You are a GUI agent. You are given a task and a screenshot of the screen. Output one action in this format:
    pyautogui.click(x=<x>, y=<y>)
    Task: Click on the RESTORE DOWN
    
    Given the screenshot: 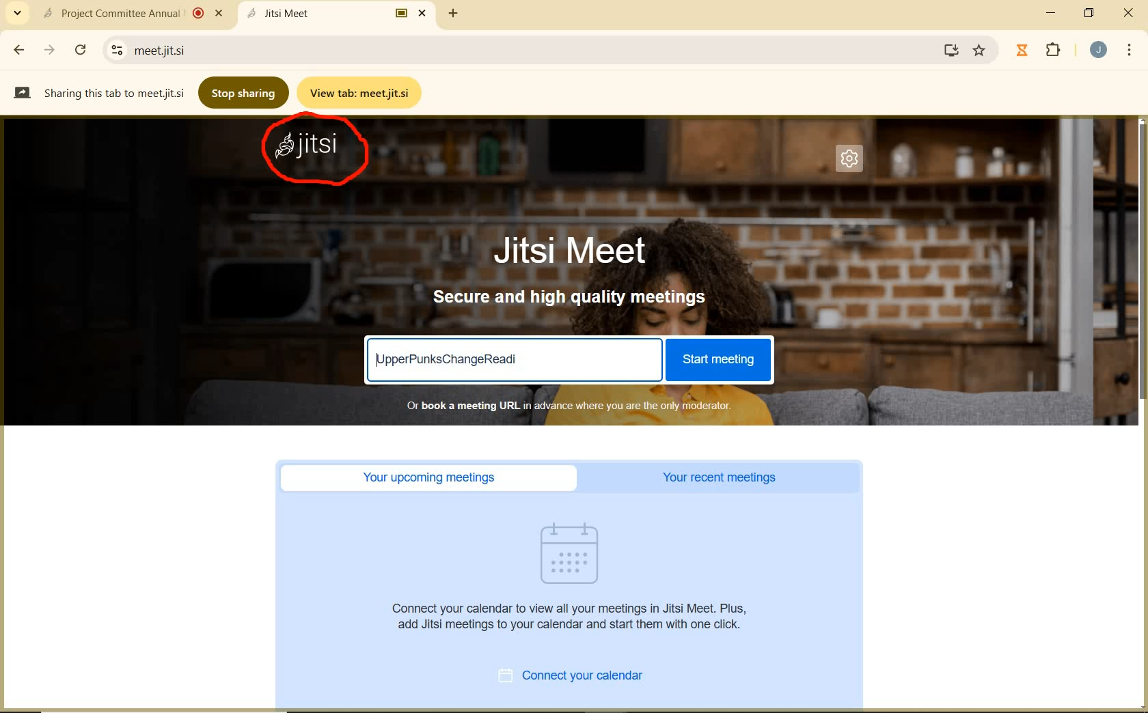 What is the action you would take?
    pyautogui.click(x=1089, y=13)
    